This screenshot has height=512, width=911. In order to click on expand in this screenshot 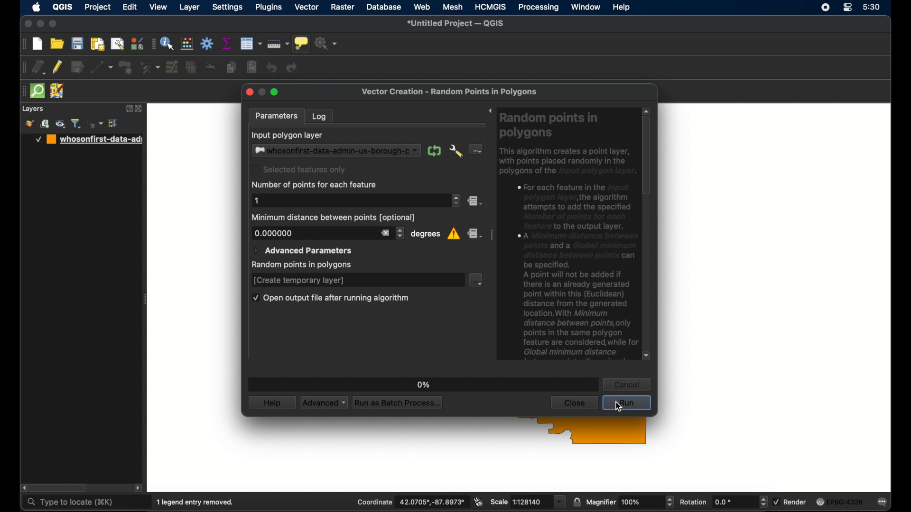, I will do `click(490, 111)`.